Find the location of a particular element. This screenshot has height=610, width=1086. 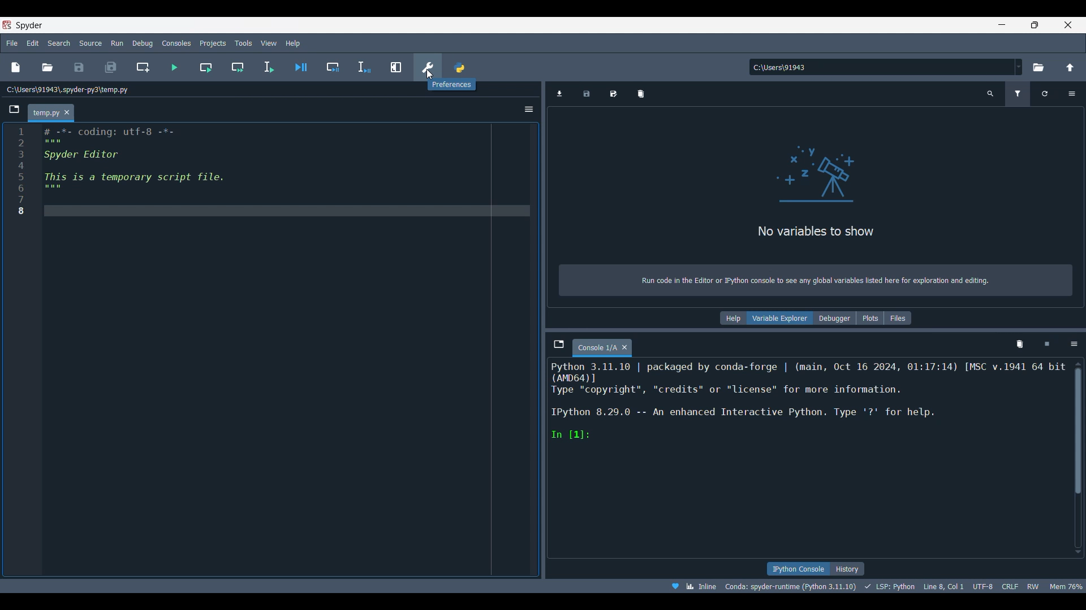

File path is located at coordinates (68, 89).